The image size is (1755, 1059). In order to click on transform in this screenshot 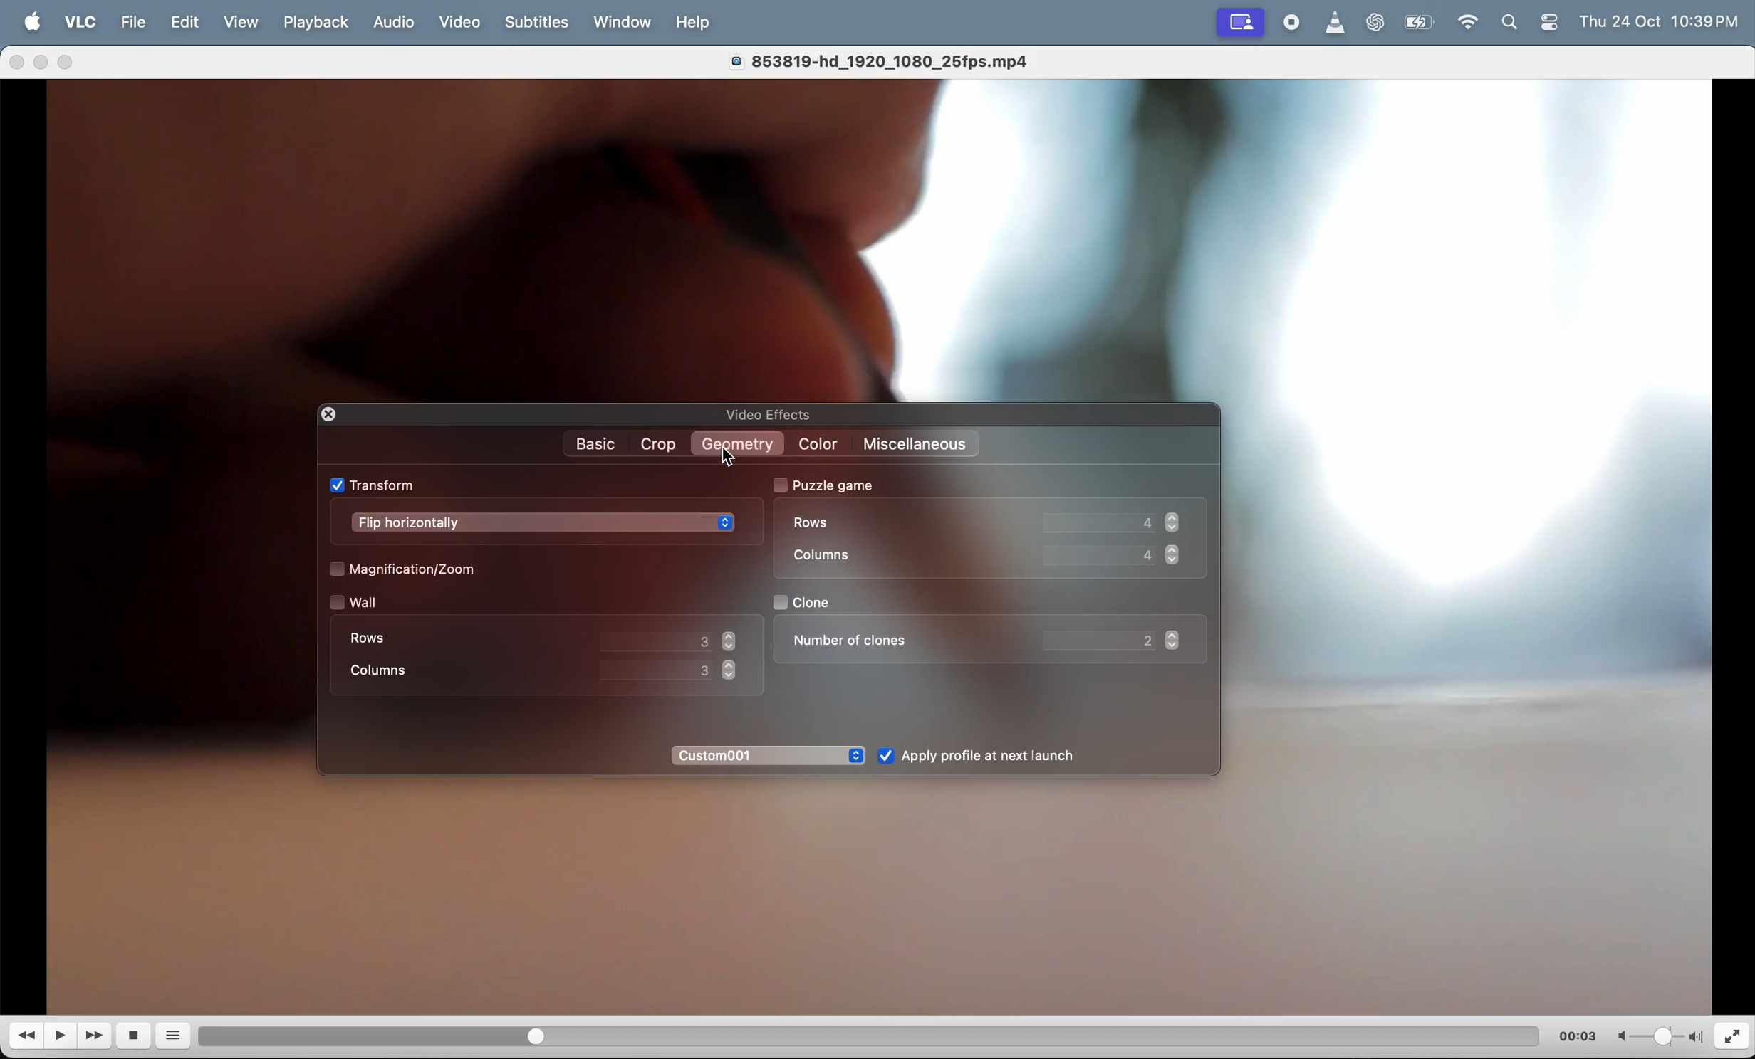, I will do `click(383, 485)`.